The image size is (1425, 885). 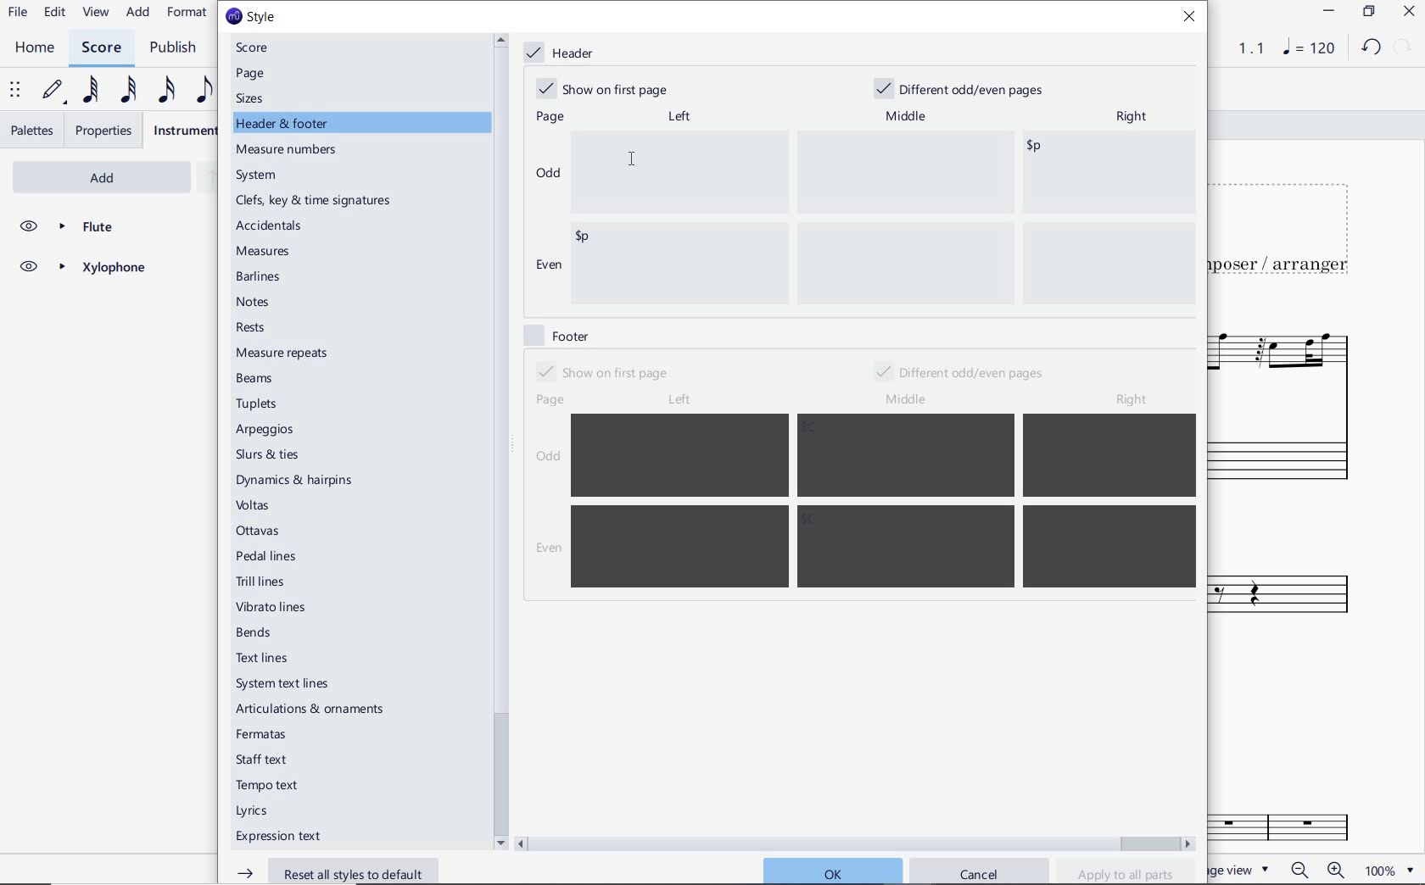 What do you see at coordinates (259, 47) in the screenshot?
I see `score` at bounding box center [259, 47].